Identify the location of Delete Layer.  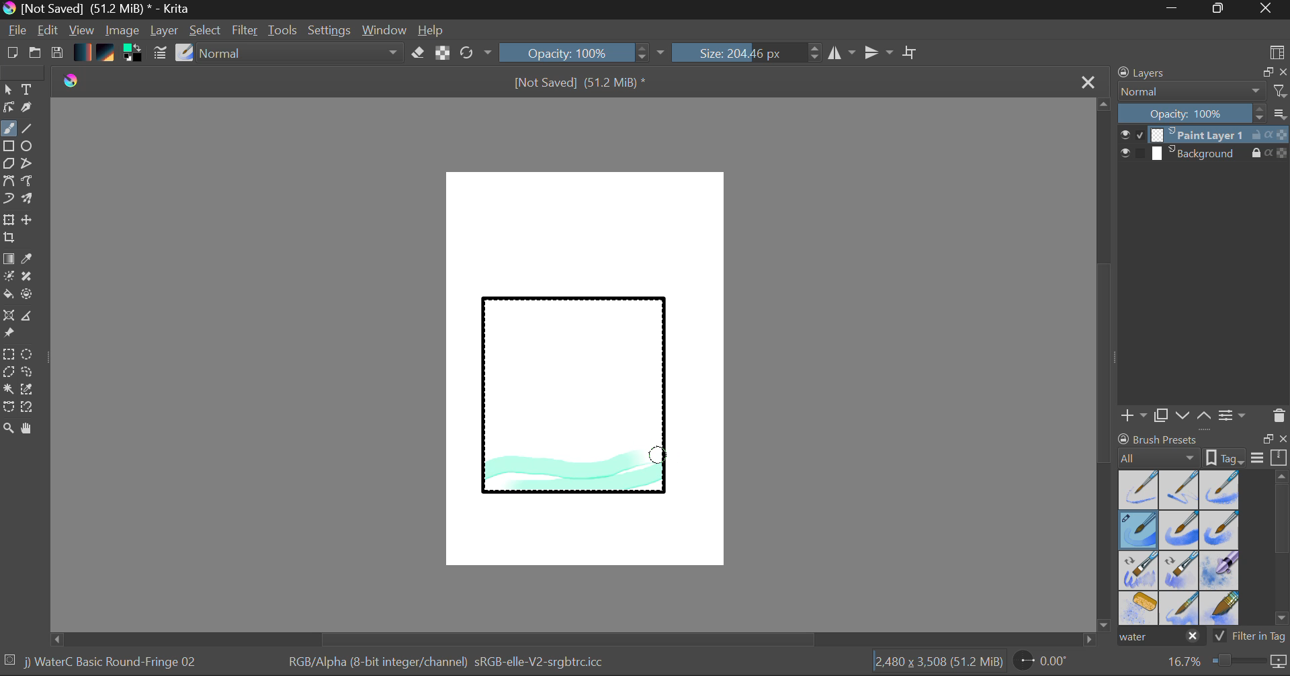
(1279, 416).